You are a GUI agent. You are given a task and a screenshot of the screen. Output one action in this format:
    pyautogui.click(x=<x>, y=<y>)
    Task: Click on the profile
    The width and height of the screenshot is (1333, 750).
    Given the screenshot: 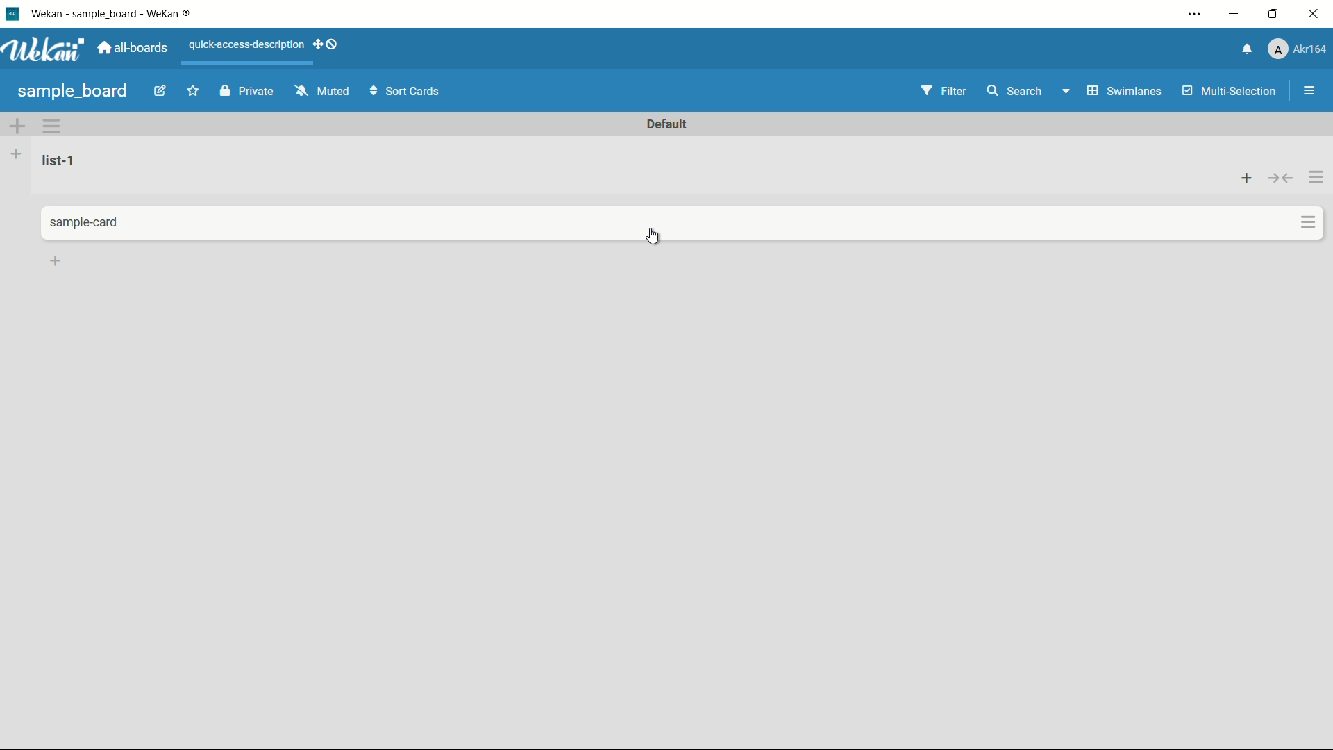 What is the action you would take?
    pyautogui.click(x=1297, y=51)
    